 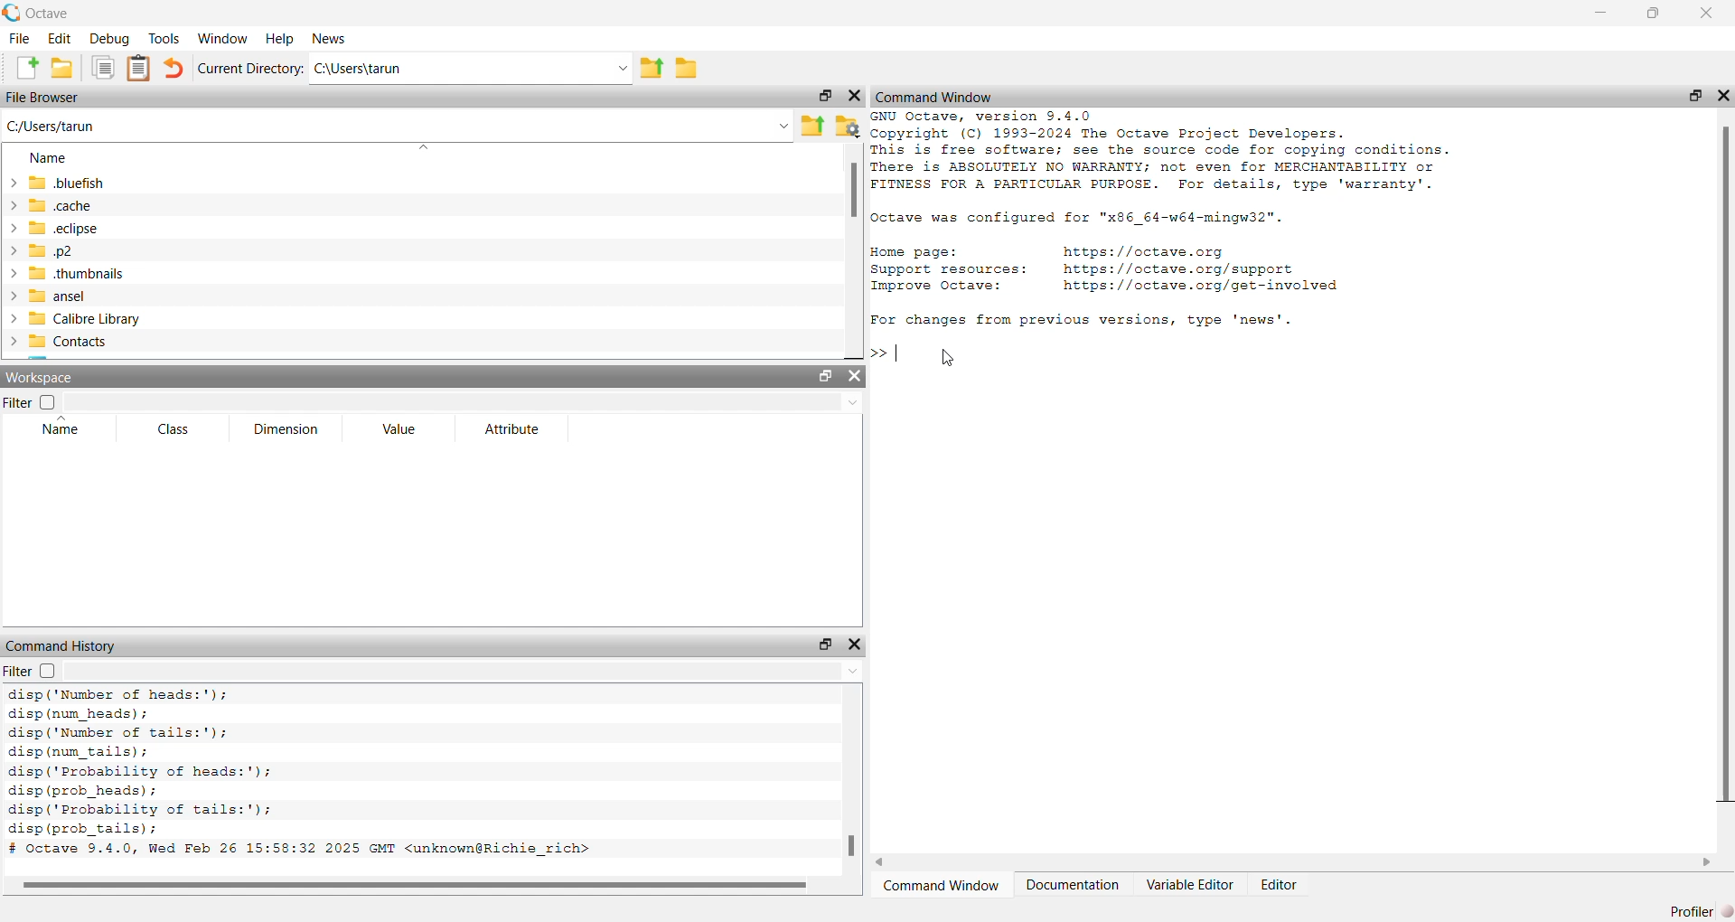 What do you see at coordinates (12, 13) in the screenshot?
I see `Octave logo` at bounding box center [12, 13].